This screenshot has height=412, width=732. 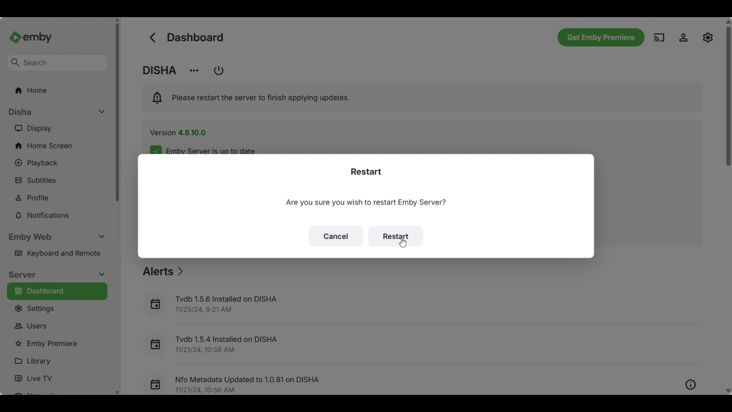 I want to click on Library, so click(x=55, y=361).